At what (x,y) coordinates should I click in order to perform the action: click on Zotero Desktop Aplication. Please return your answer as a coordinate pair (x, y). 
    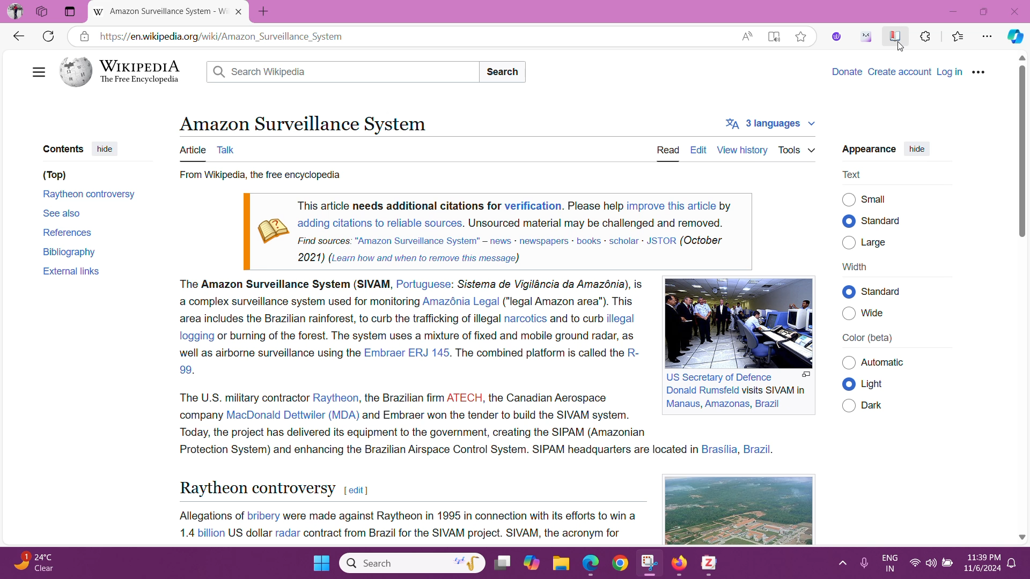
    Looking at the image, I should click on (711, 566).